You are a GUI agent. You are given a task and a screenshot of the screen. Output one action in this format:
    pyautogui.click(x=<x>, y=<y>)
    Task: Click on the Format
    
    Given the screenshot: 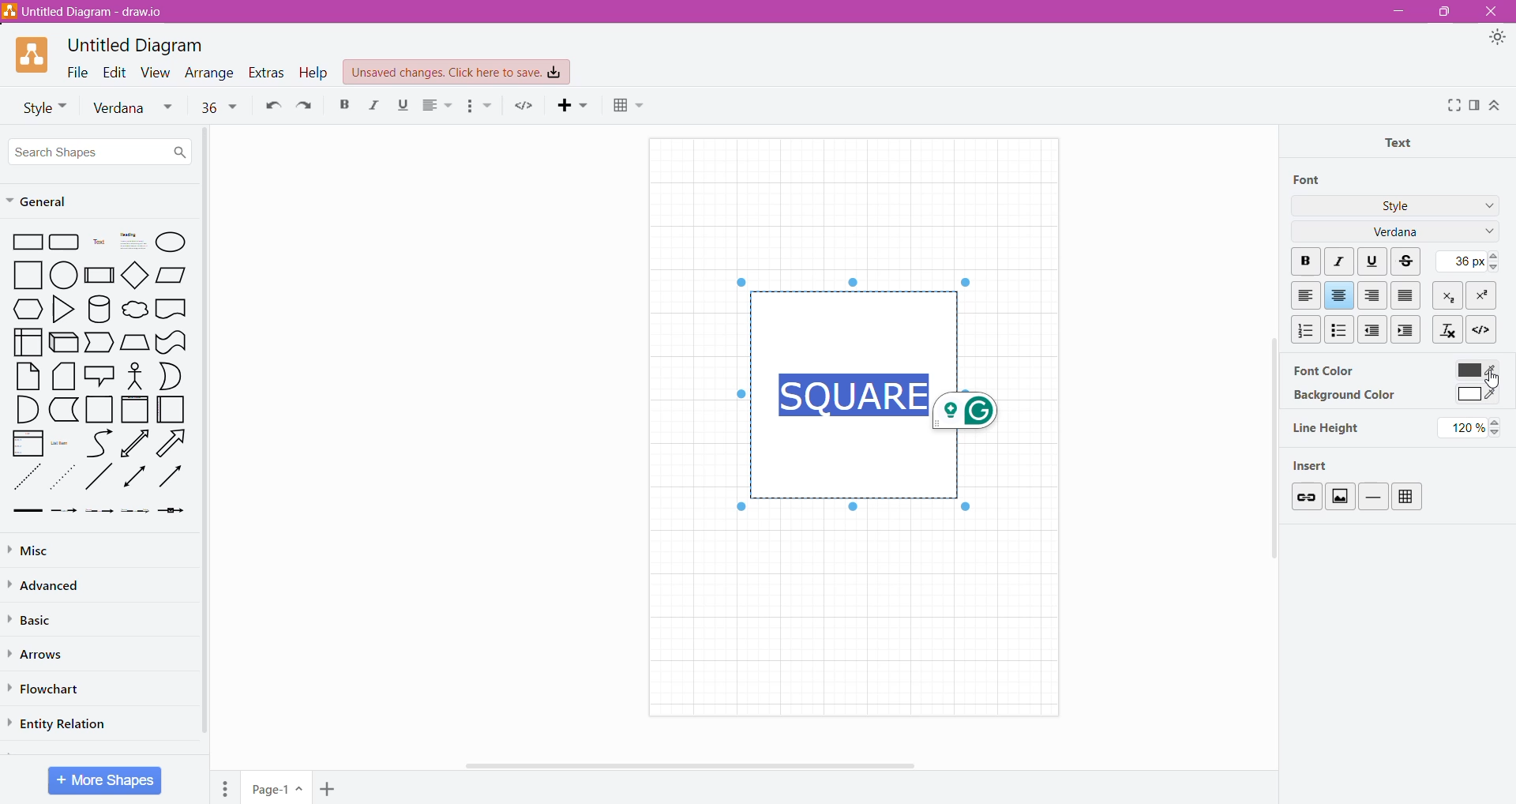 What is the action you would take?
    pyautogui.click(x=1475, y=105)
    